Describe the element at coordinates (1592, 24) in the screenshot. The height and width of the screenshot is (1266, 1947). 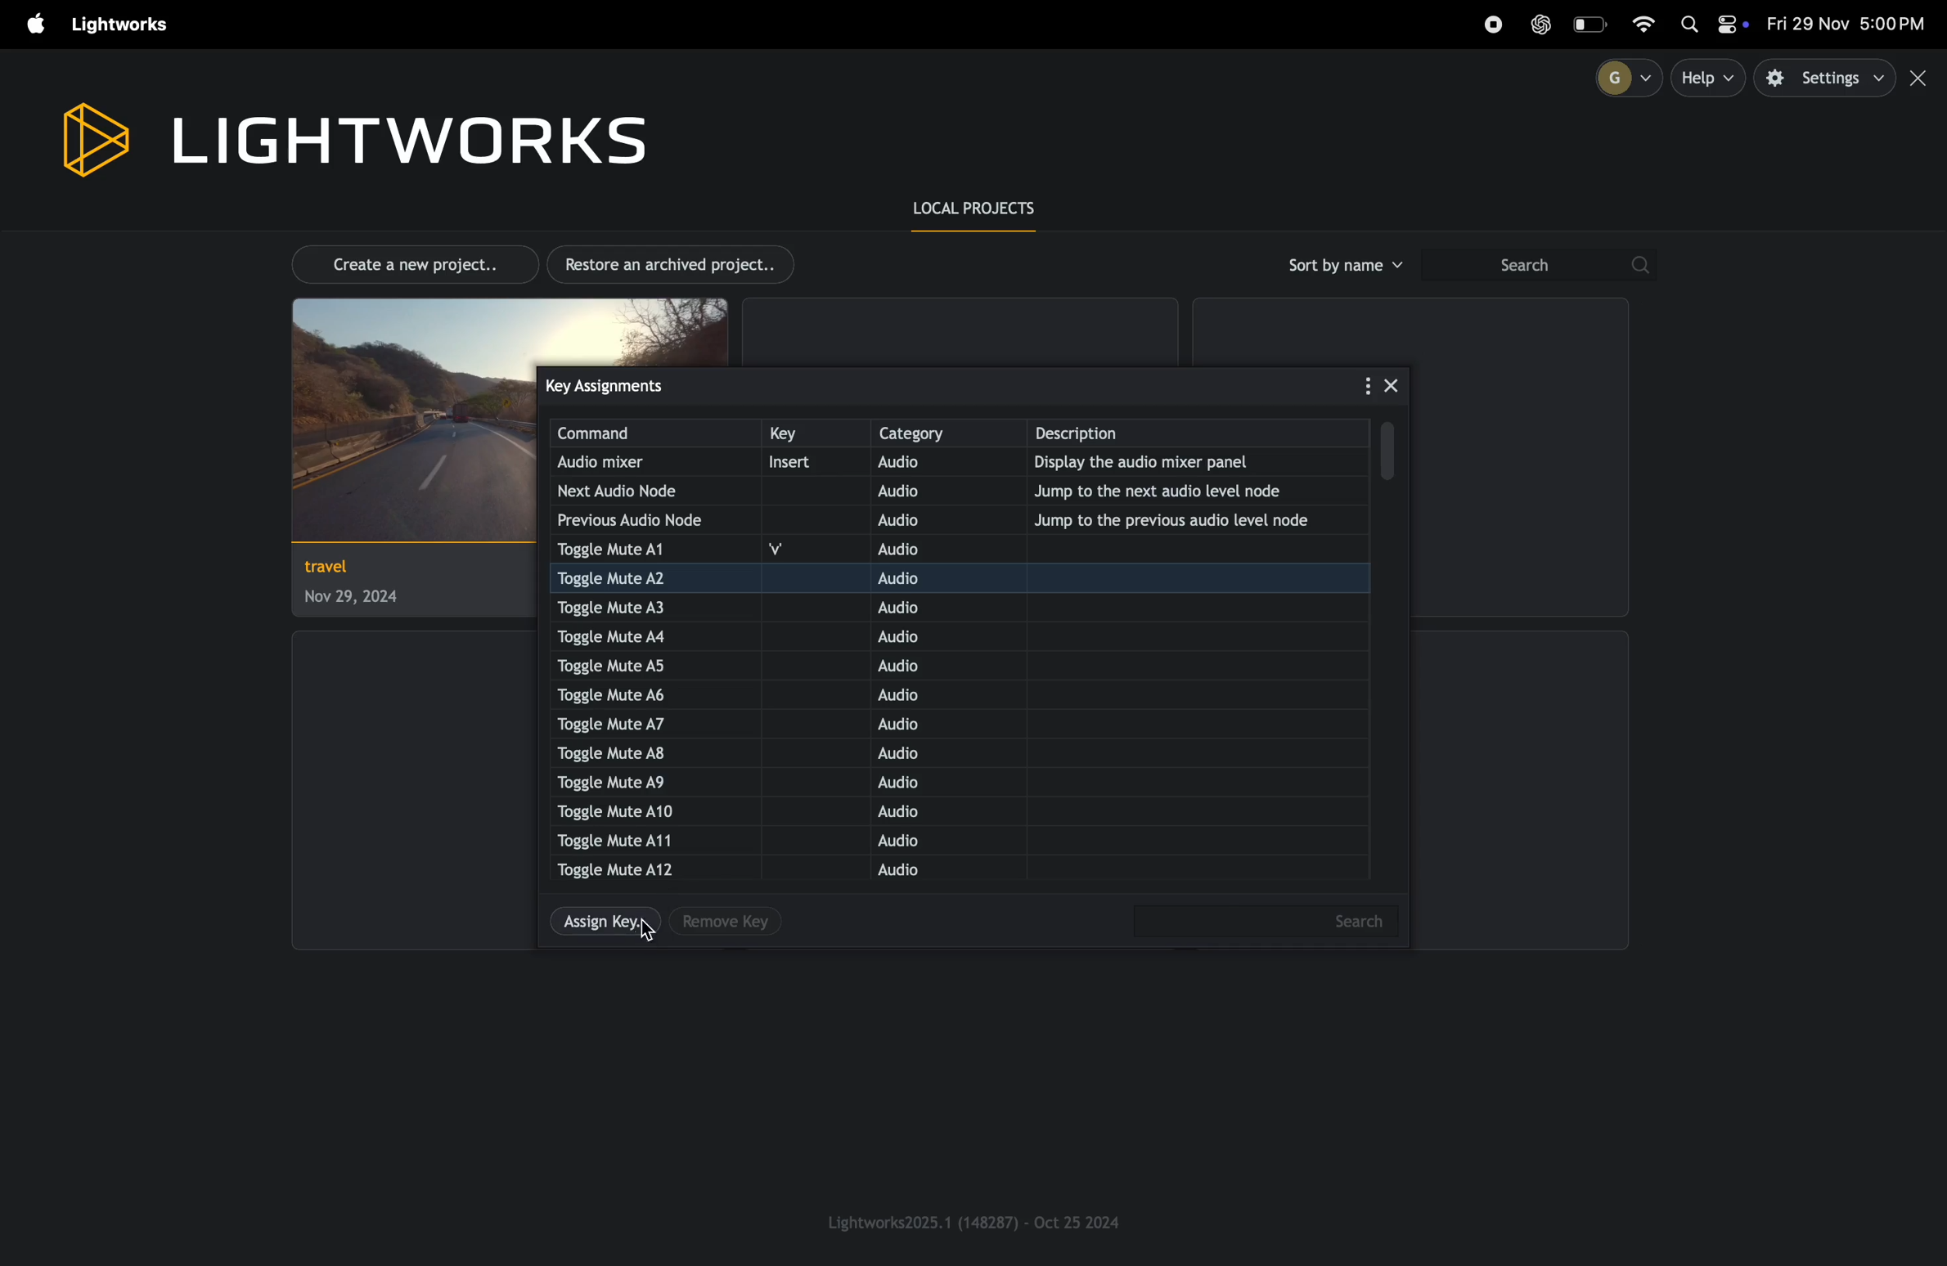
I see `battery` at that location.